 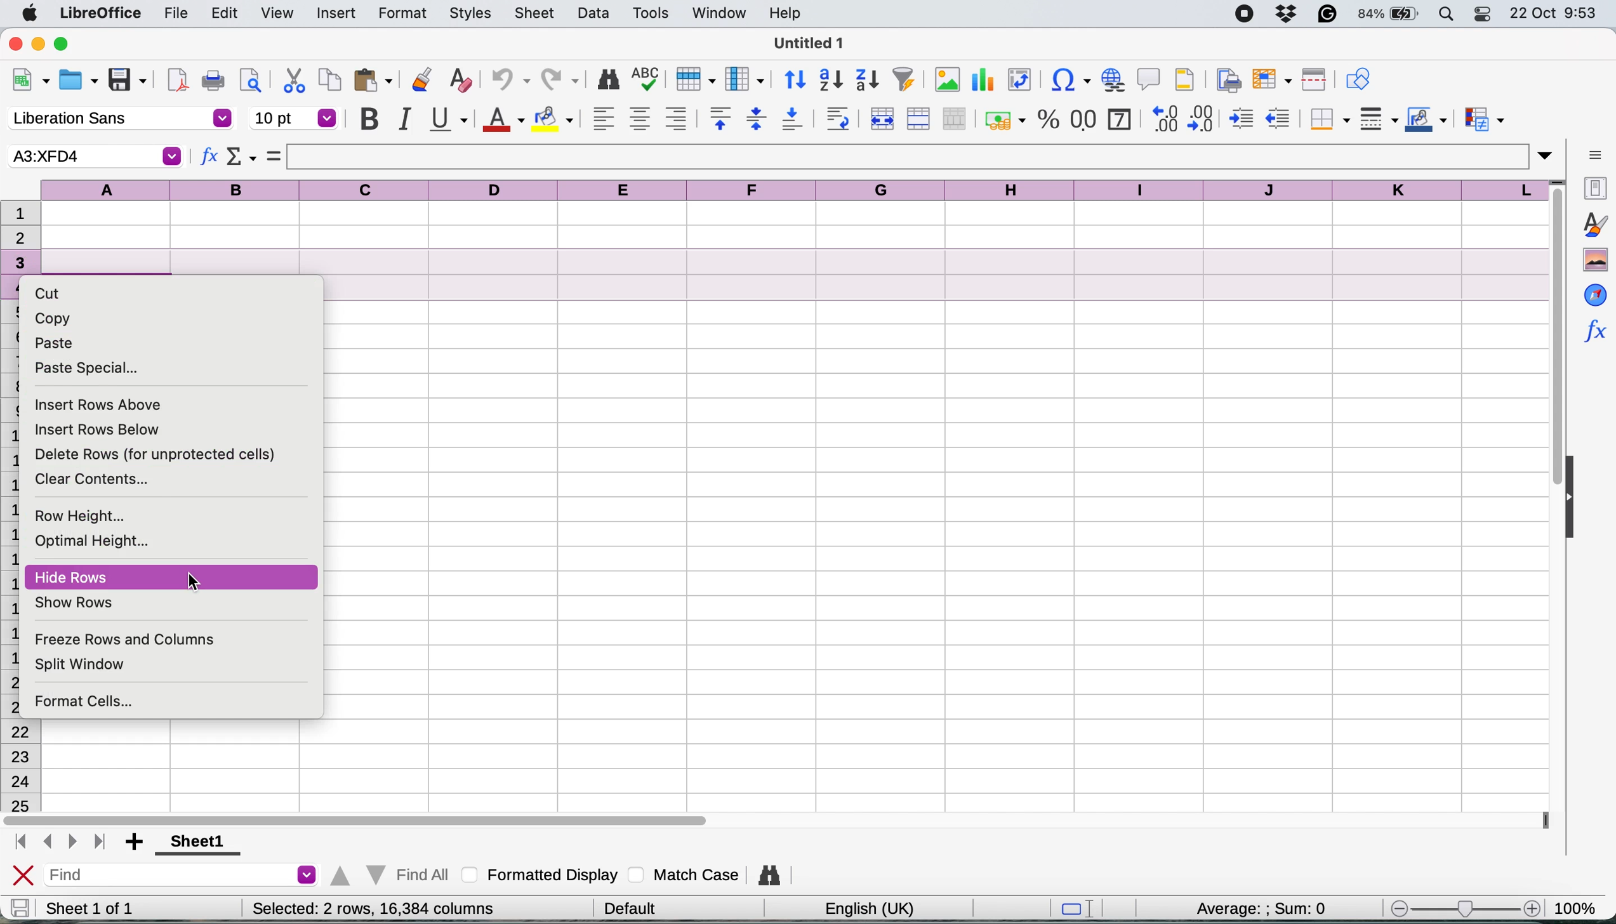 What do you see at coordinates (756, 118) in the screenshot?
I see `center vertically` at bounding box center [756, 118].